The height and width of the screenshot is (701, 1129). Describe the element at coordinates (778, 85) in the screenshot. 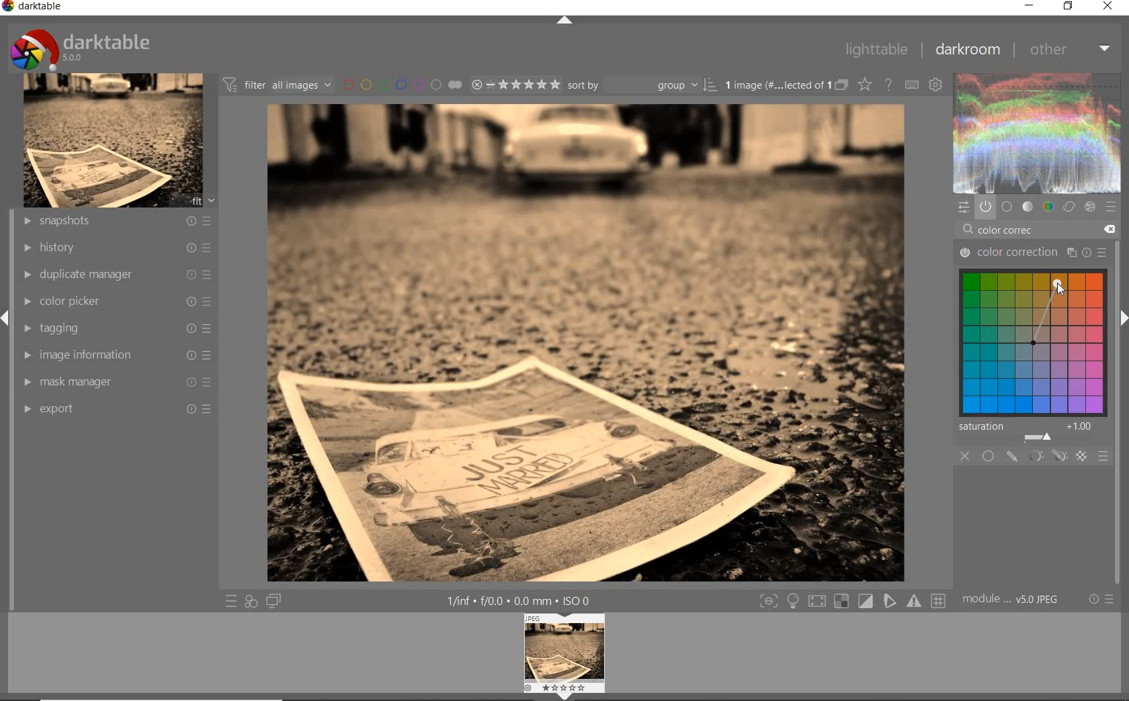

I see `selected images` at that location.